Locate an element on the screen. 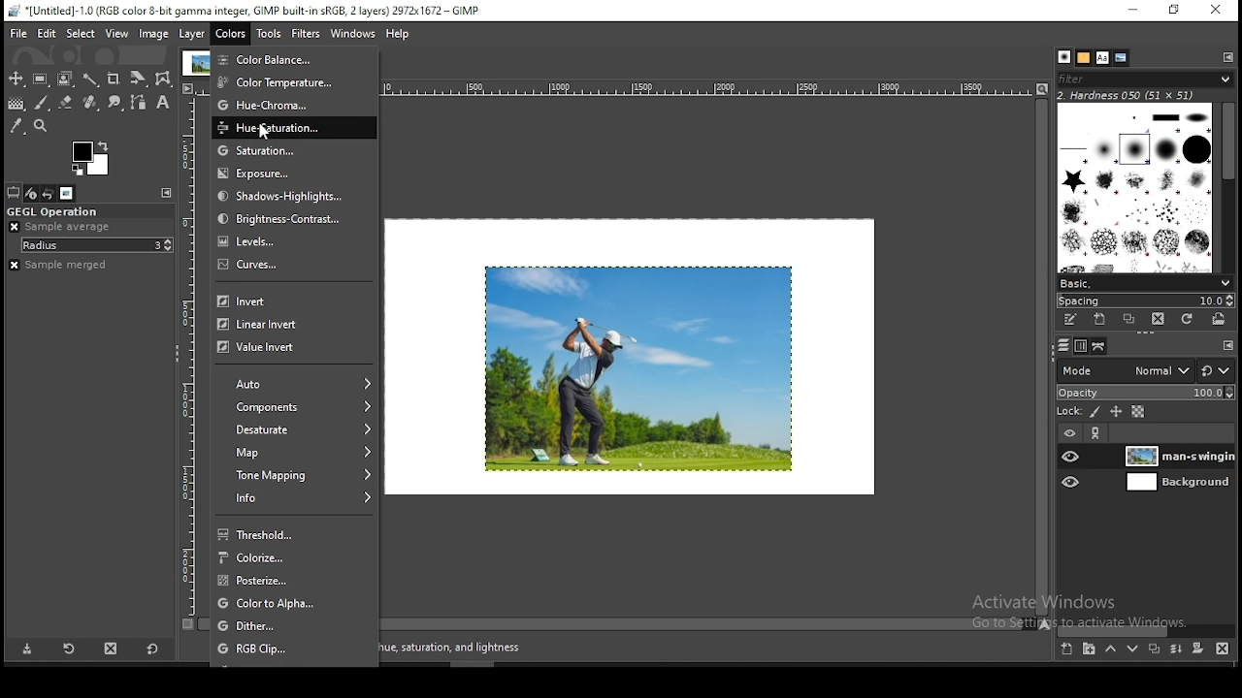 This screenshot has width=1242, height=698. scroll bar is located at coordinates (616, 624).